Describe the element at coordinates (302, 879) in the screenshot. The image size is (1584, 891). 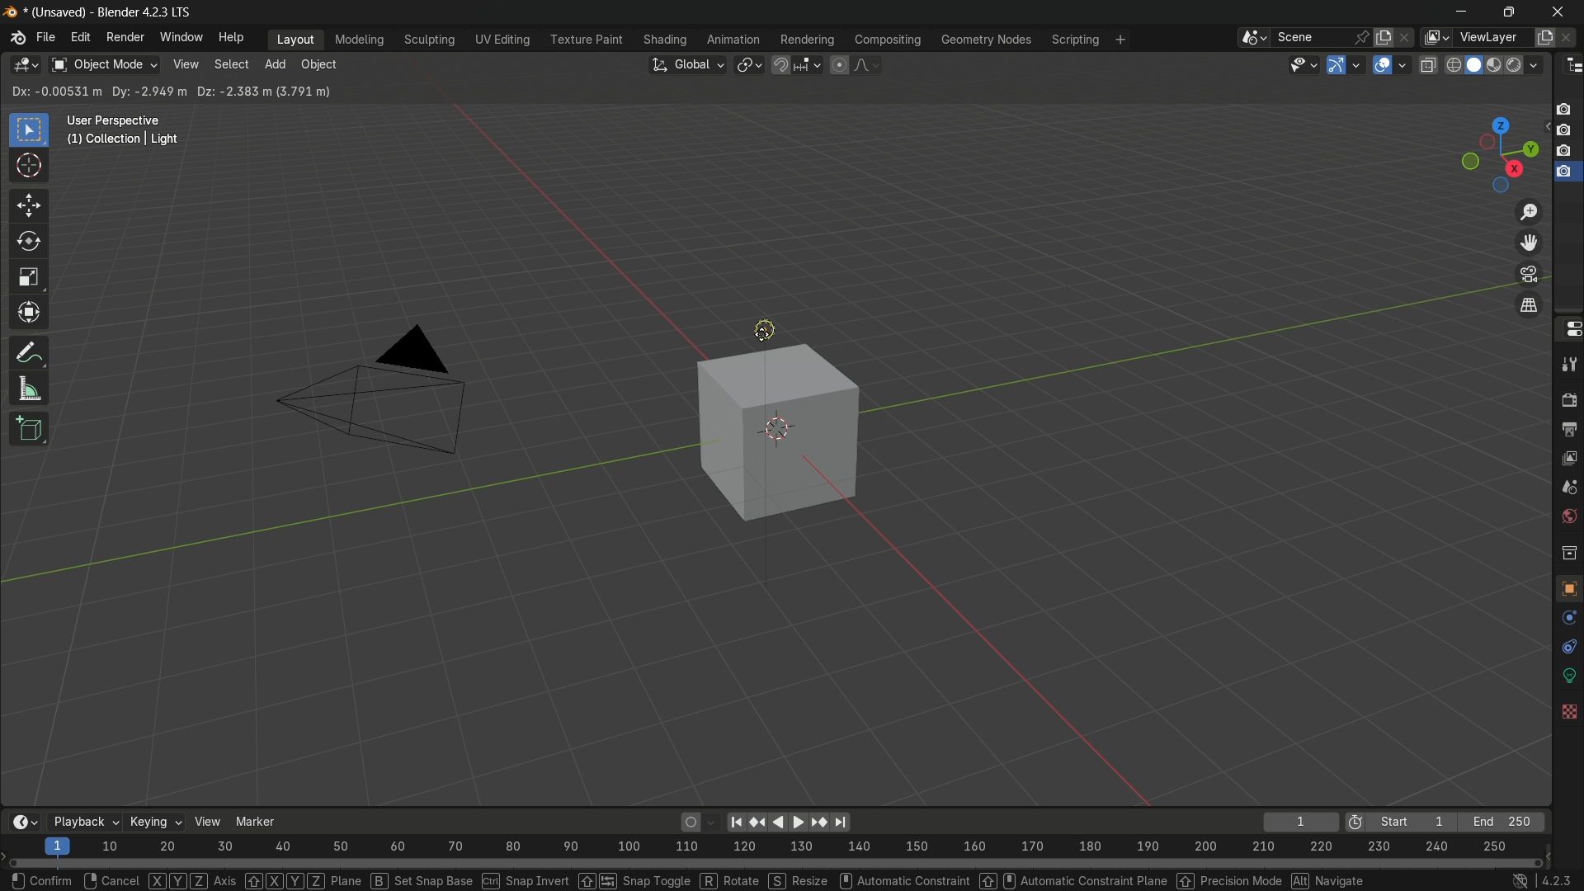
I see `plane` at that location.